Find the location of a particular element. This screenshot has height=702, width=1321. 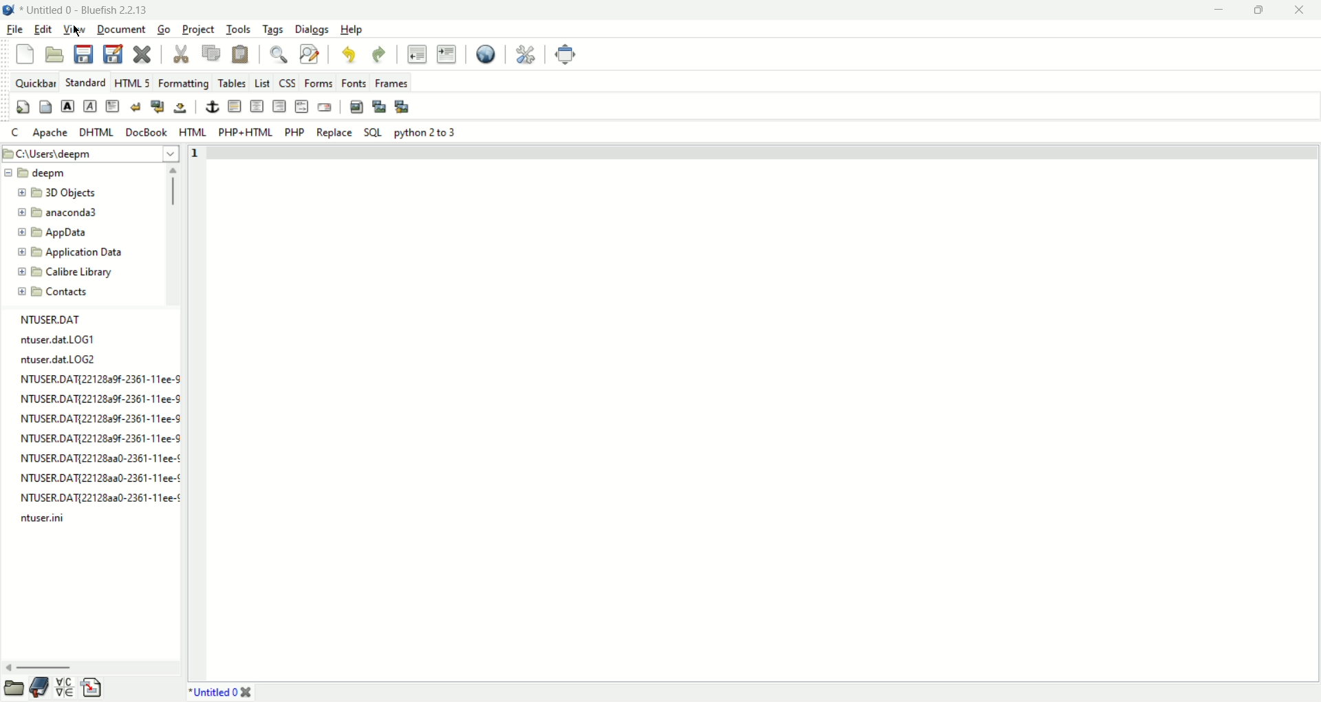

NTUSER.DAT{22128a9f-2361-11ee-S is located at coordinates (100, 379).